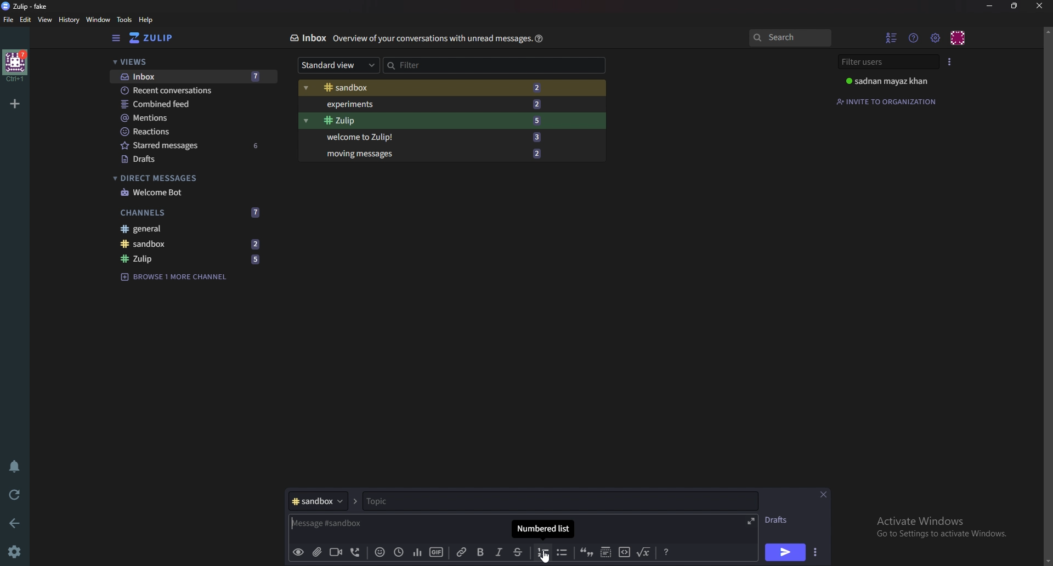  I want to click on Minimize, so click(990, 5).